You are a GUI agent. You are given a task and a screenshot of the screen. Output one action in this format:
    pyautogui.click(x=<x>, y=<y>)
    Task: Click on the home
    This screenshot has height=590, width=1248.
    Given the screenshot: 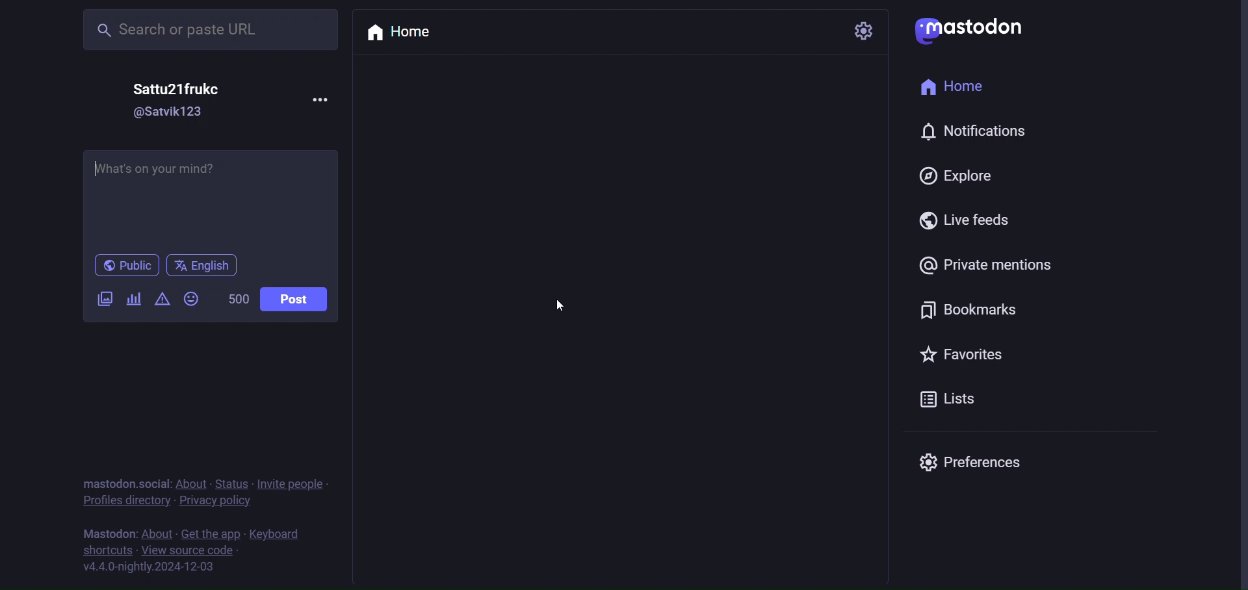 What is the action you would take?
    pyautogui.click(x=398, y=32)
    